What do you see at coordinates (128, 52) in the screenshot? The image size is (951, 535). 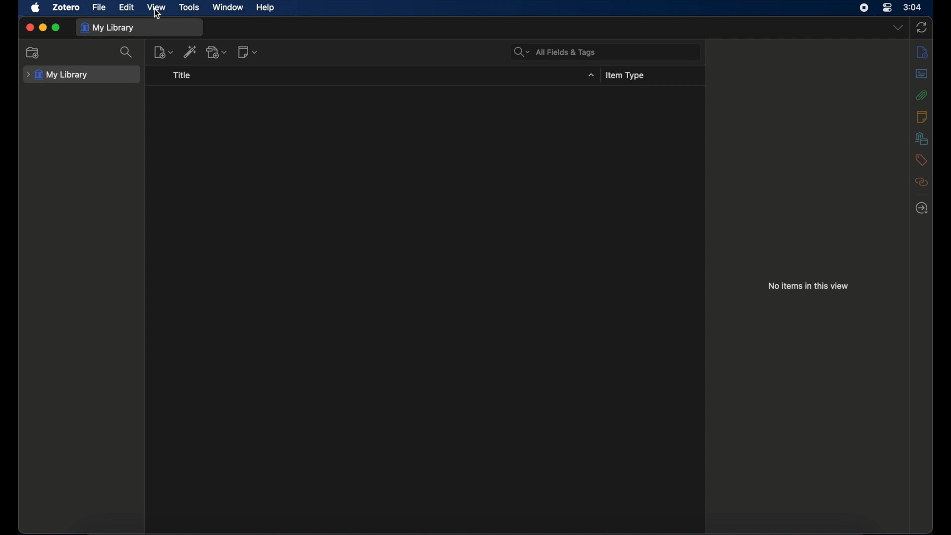 I see `search` at bounding box center [128, 52].